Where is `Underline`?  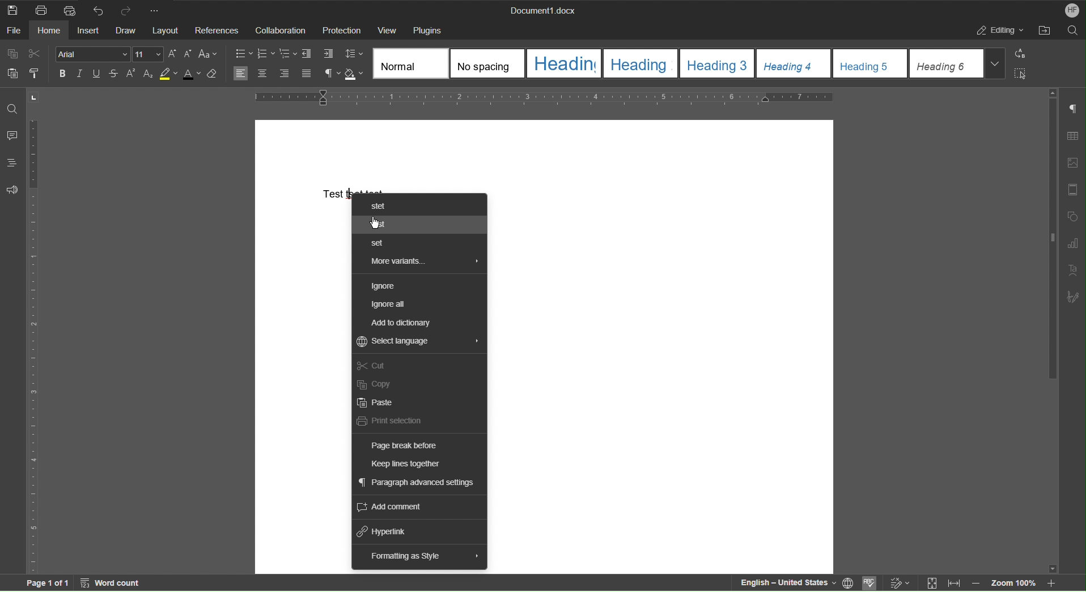 Underline is located at coordinates (99, 74).